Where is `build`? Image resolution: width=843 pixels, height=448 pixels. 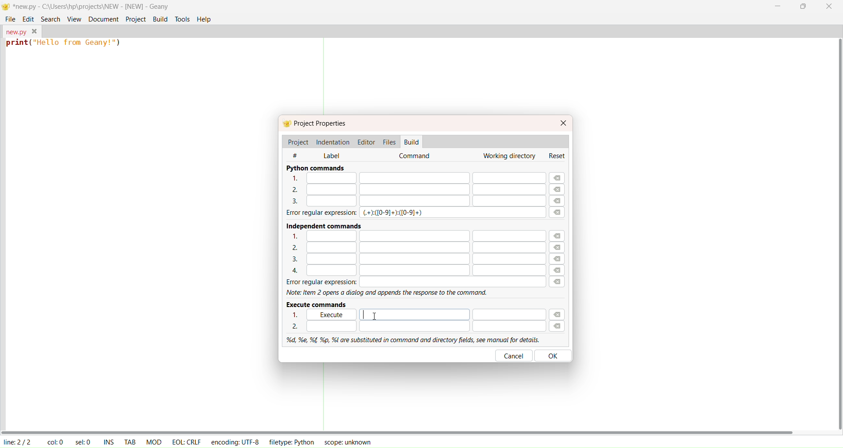
build is located at coordinates (160, 19).